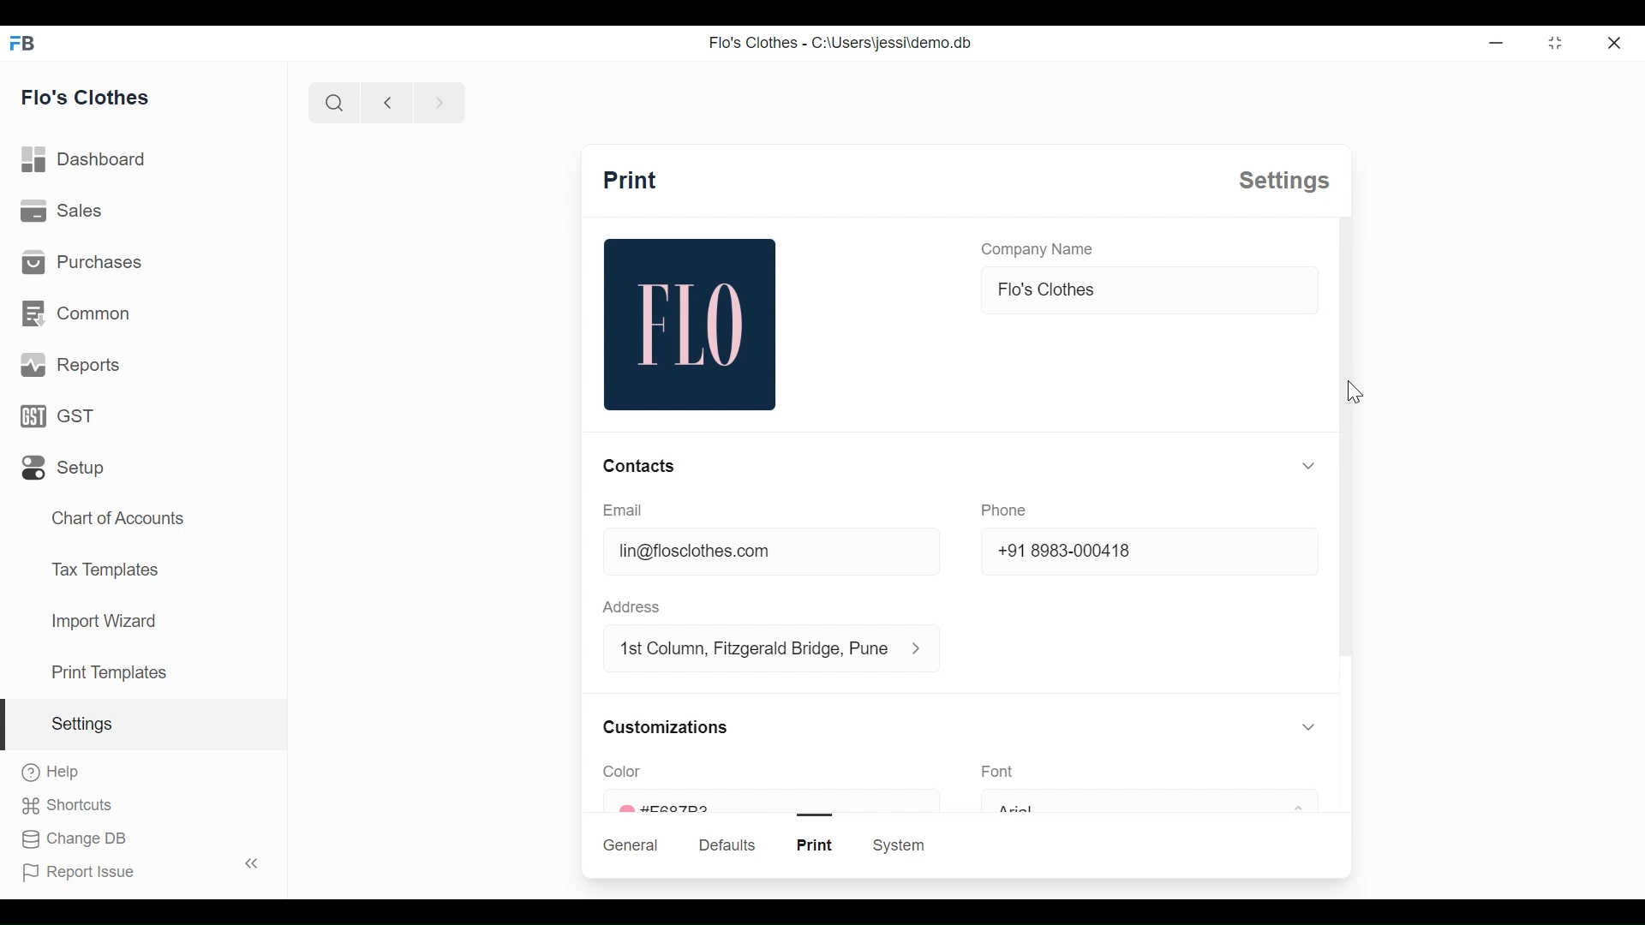  What do you see at coordinates (841, 42) in the screenshot?
I see `Flo's Clothes - C:\Users\jessi\demo.db` at bounding box center [841, 42].